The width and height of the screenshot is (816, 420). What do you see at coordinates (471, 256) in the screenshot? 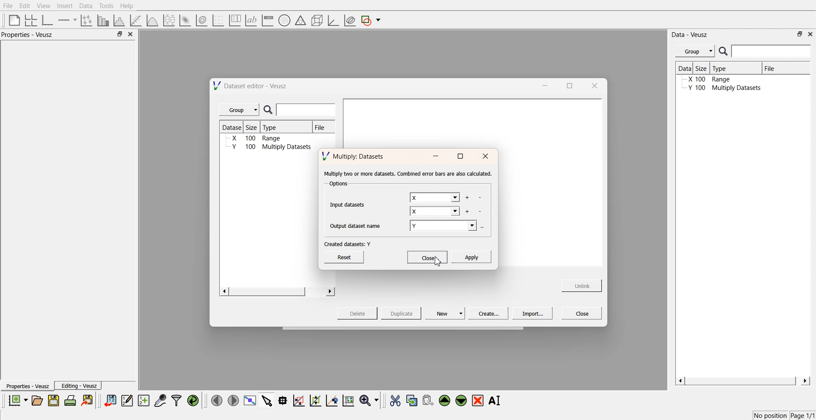
I see `Apply` at bounding box center [471, 256].